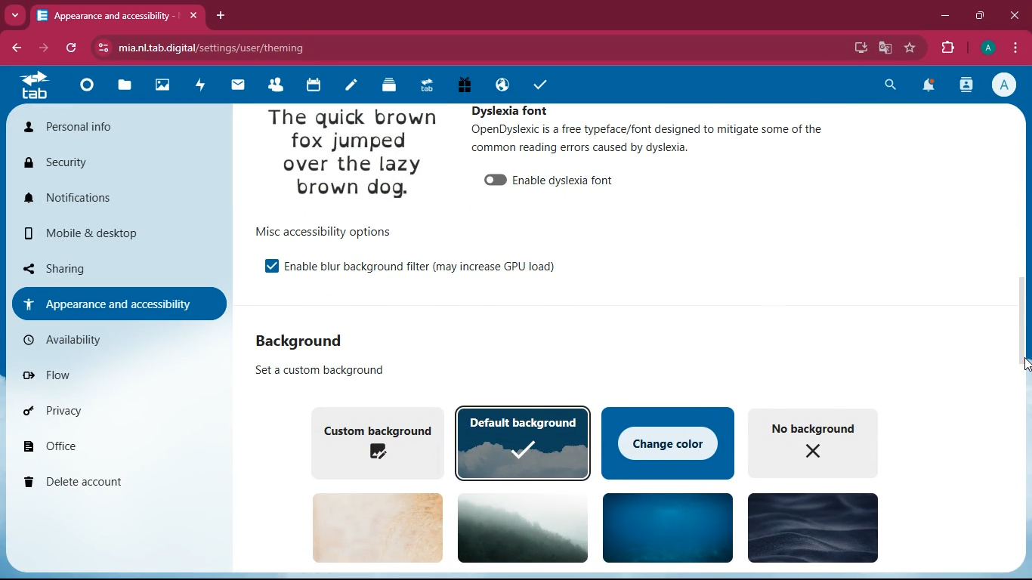  Describe the element at coordinates (94, 233) in the screenshot. I see `mobile & desktop` at that location.